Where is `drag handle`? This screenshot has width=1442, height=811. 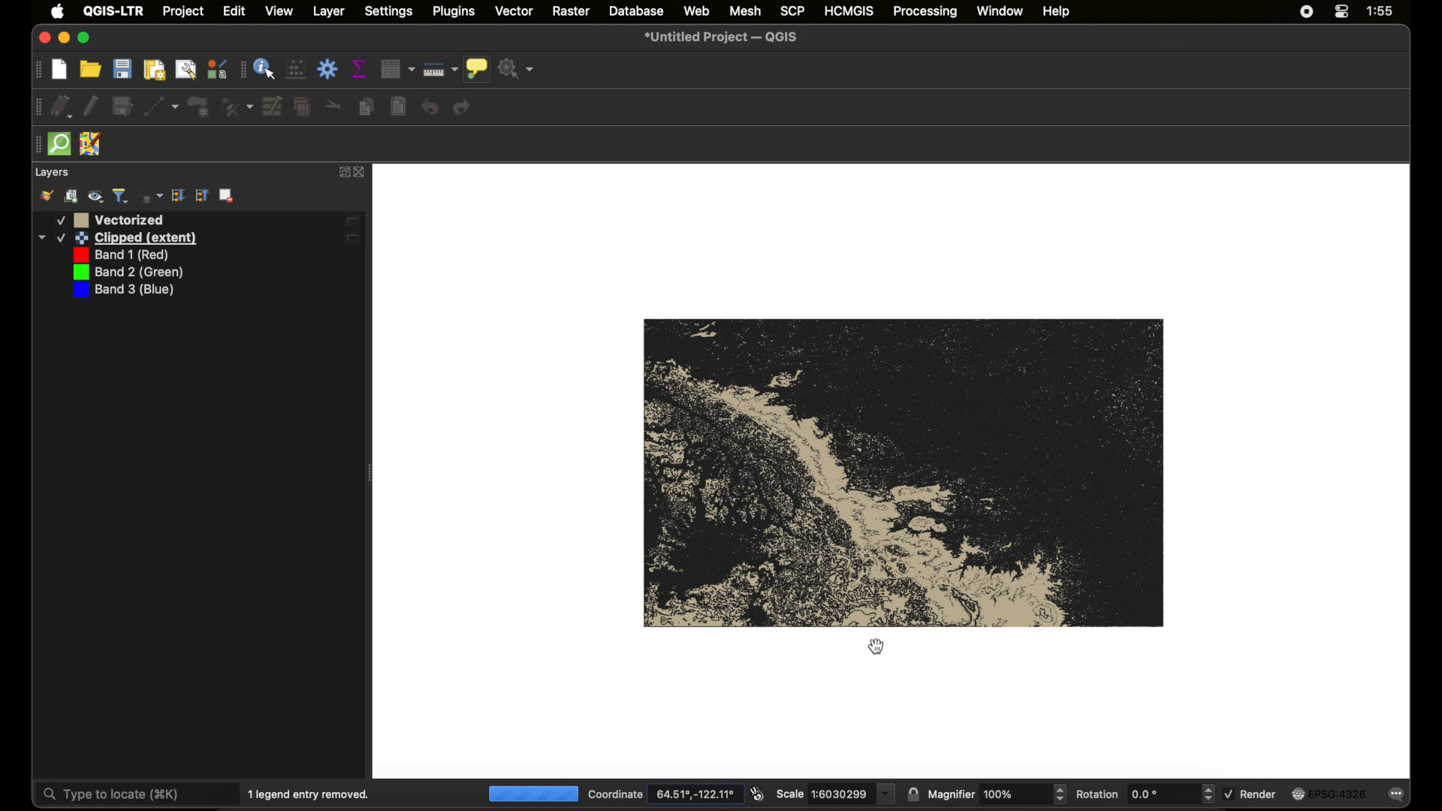 drag handle is located at coordinates (241, 70).